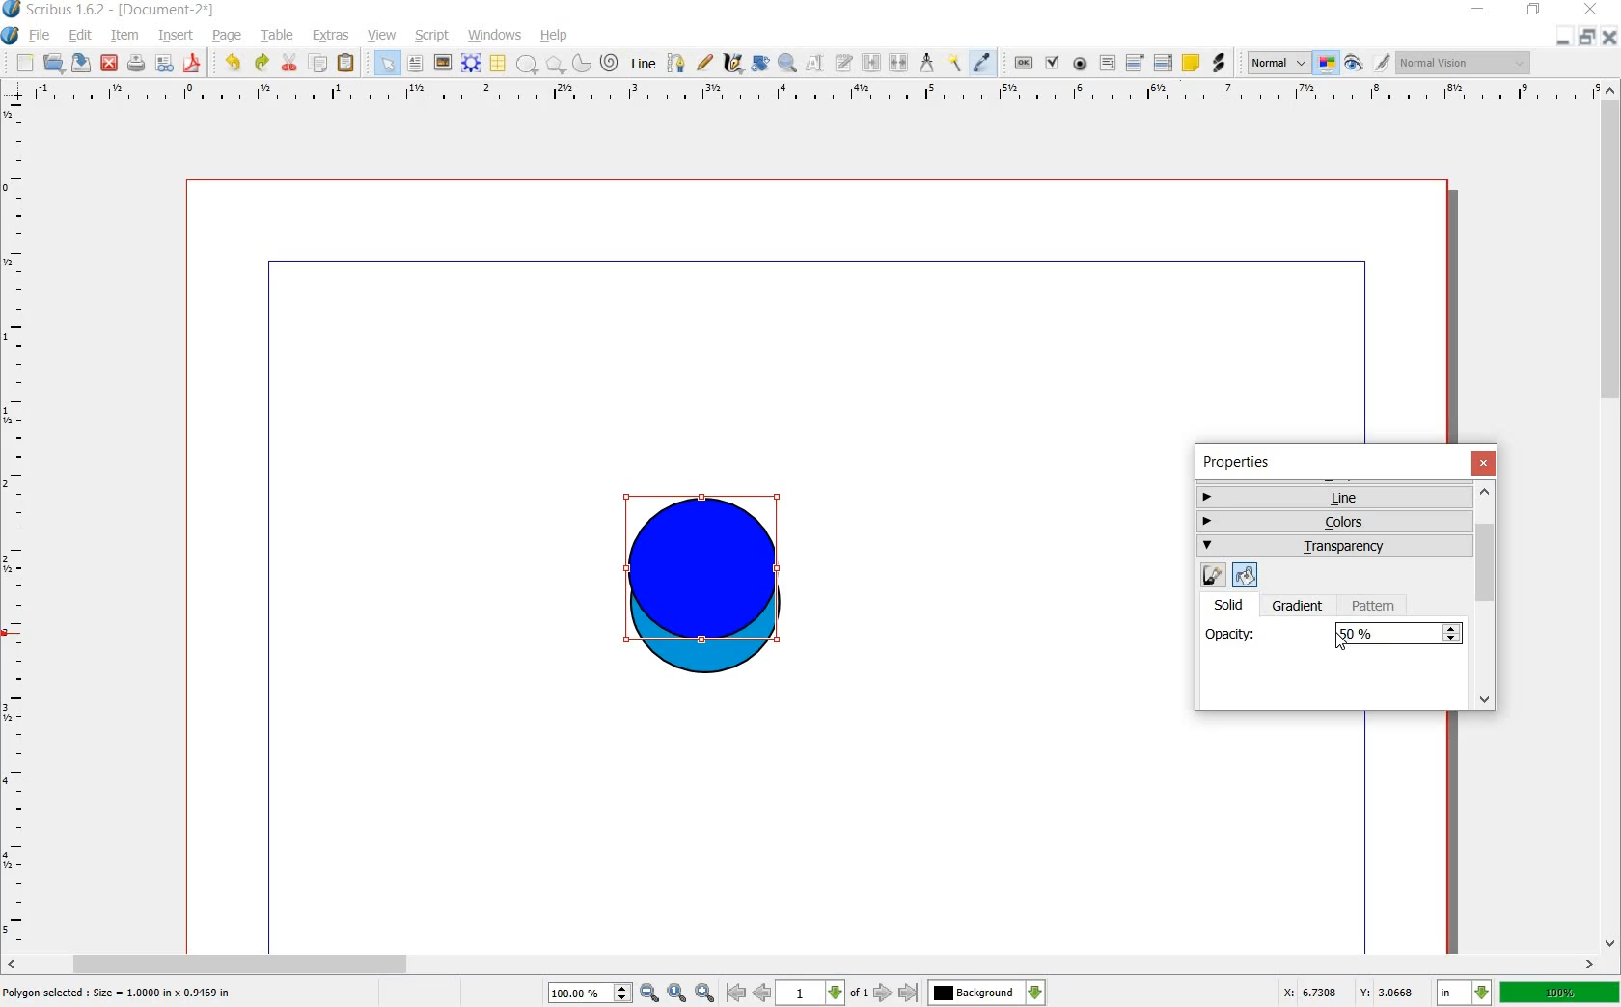  Describe the element at coordinates (554, 65) in the screenshot. I see `polygon` at that location.